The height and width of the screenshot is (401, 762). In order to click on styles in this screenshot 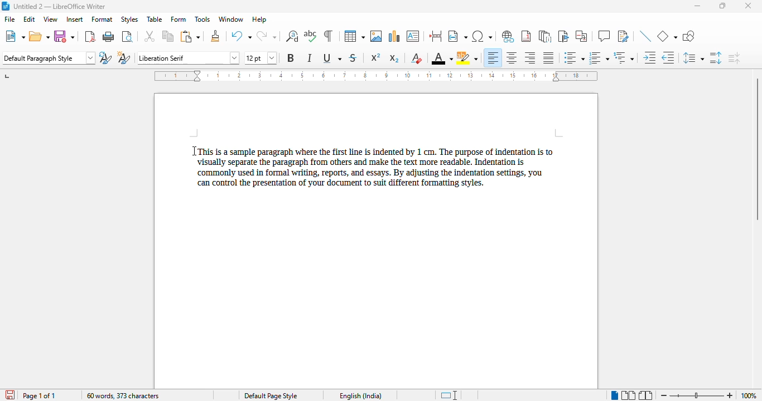, I will do `click(129, 19)`.